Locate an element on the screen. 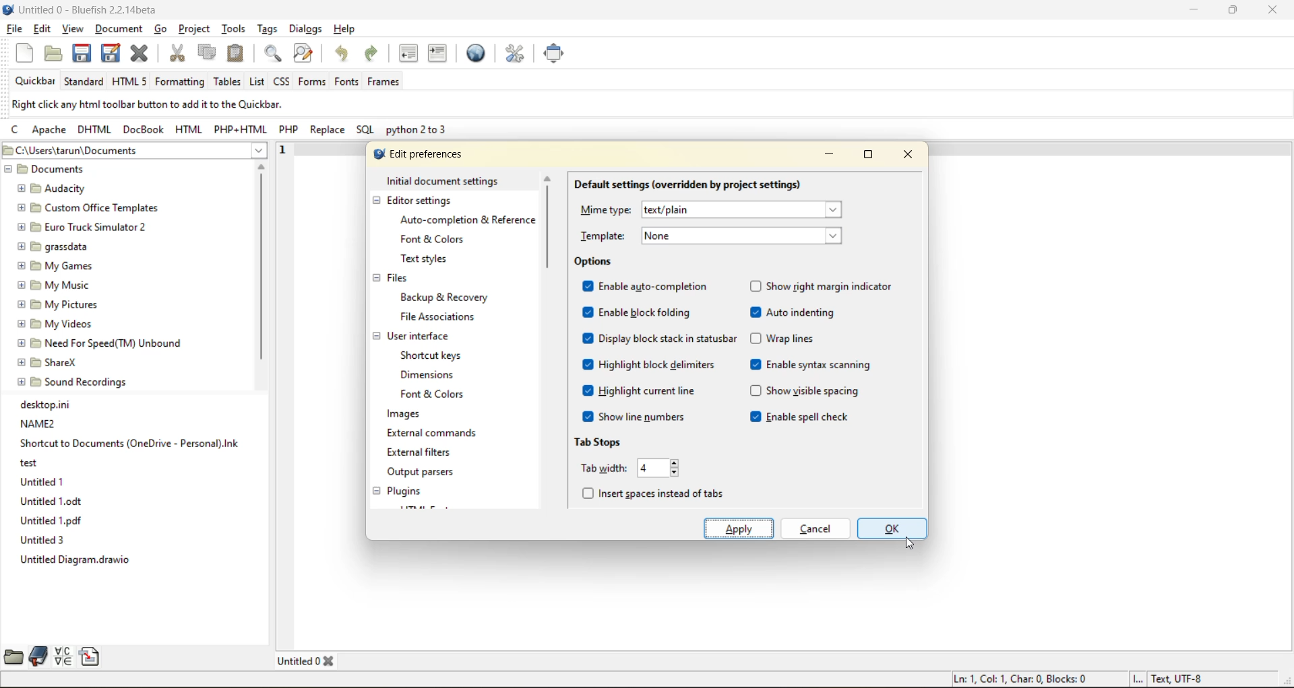 The image size is (1294, 688). display  block stack in statusbar is located at coordinates (662, 339).